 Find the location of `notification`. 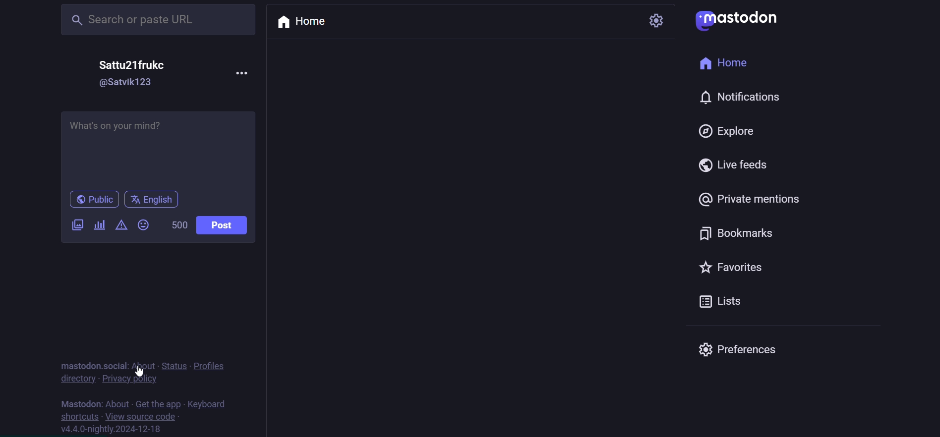

notification is located at coordinates (746, 98).